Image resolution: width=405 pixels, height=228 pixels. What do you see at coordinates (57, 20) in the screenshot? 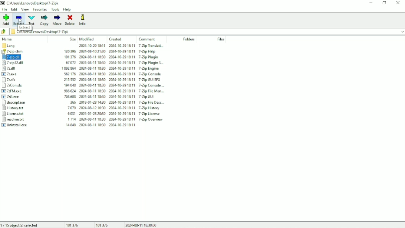
I see `Move` at bounding box center [57, 20].